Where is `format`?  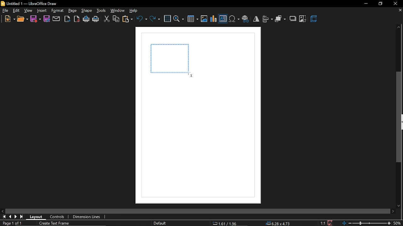 format is located at coordinates (57, 10).